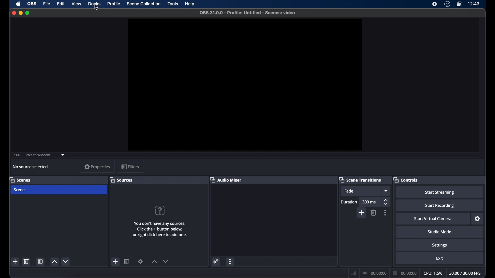 The width and height of the screenshot is (495, 278). I want to click on cpu, so click(433, 273).